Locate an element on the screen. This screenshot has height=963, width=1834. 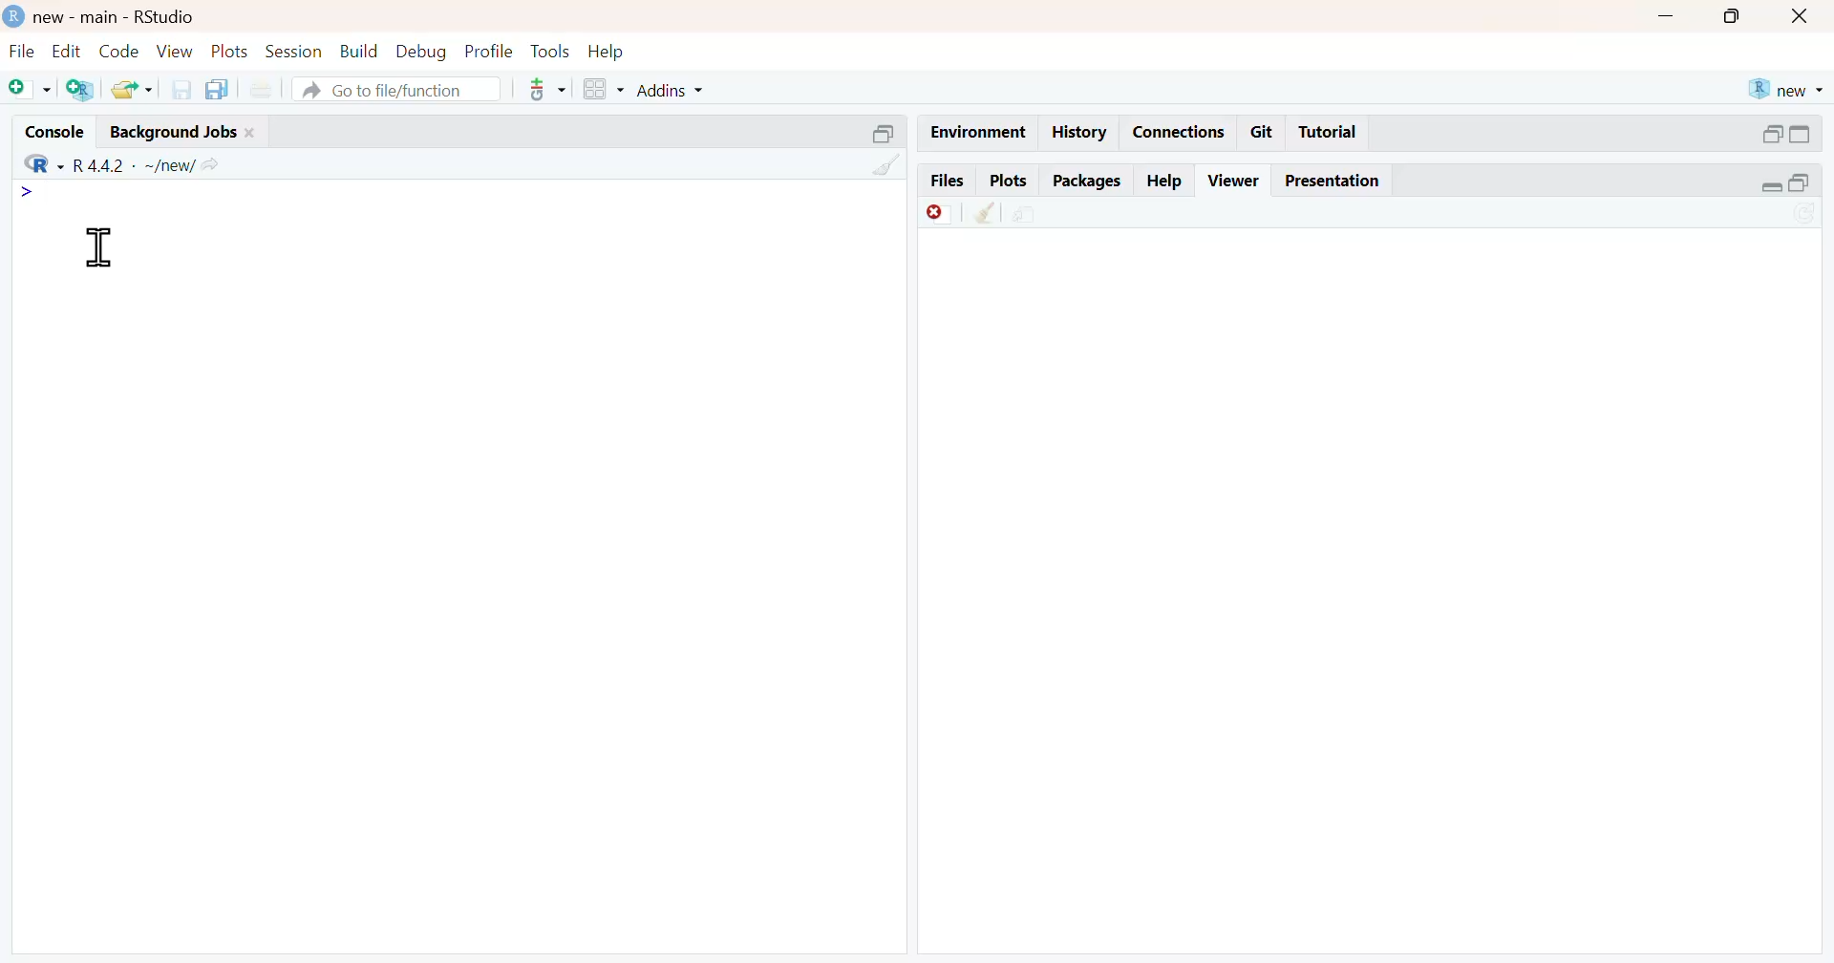
clear console is located at coordinates (885, 166).